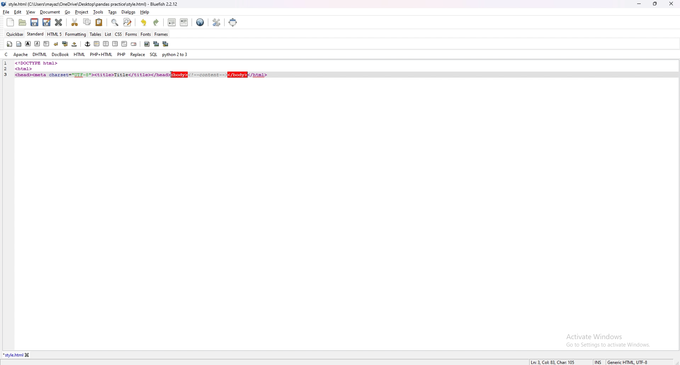 The width and height of the screenshot is (680, 365). Describe the element at coordinates (121, 54) in the screenshot. I see `php` at that location.